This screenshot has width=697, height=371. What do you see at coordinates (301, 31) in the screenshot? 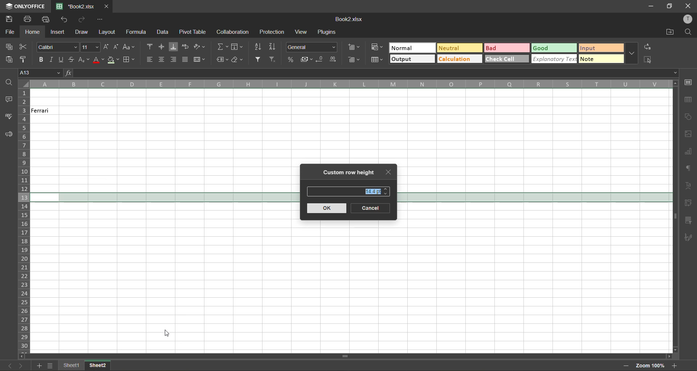
I see `view` at bounding box center [301, 31].